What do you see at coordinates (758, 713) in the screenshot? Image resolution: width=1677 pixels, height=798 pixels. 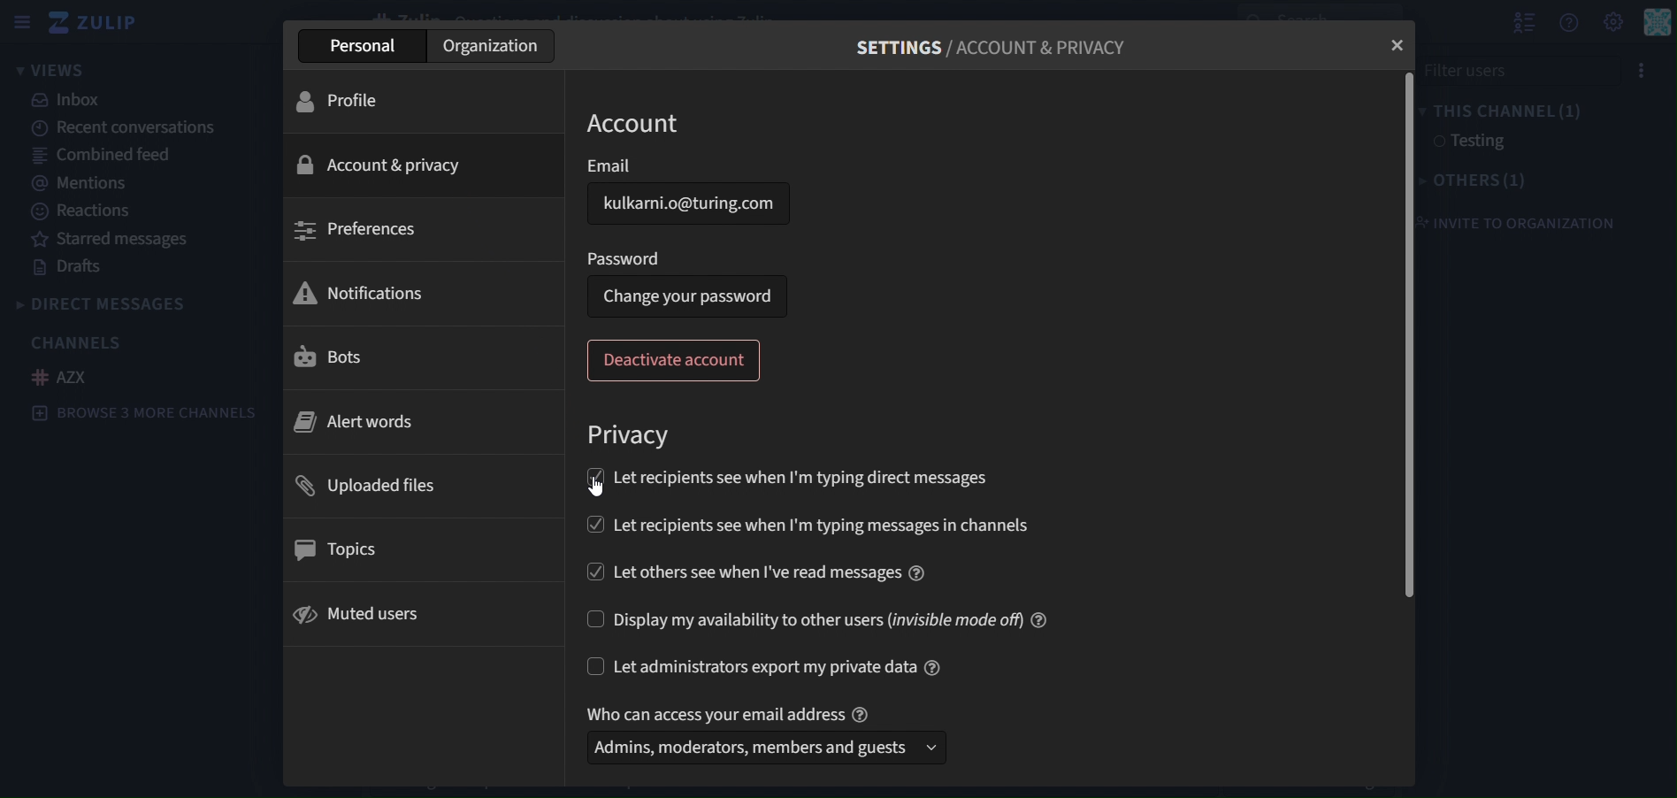 I see `who can access your email address` at bounding box center [758, 713].